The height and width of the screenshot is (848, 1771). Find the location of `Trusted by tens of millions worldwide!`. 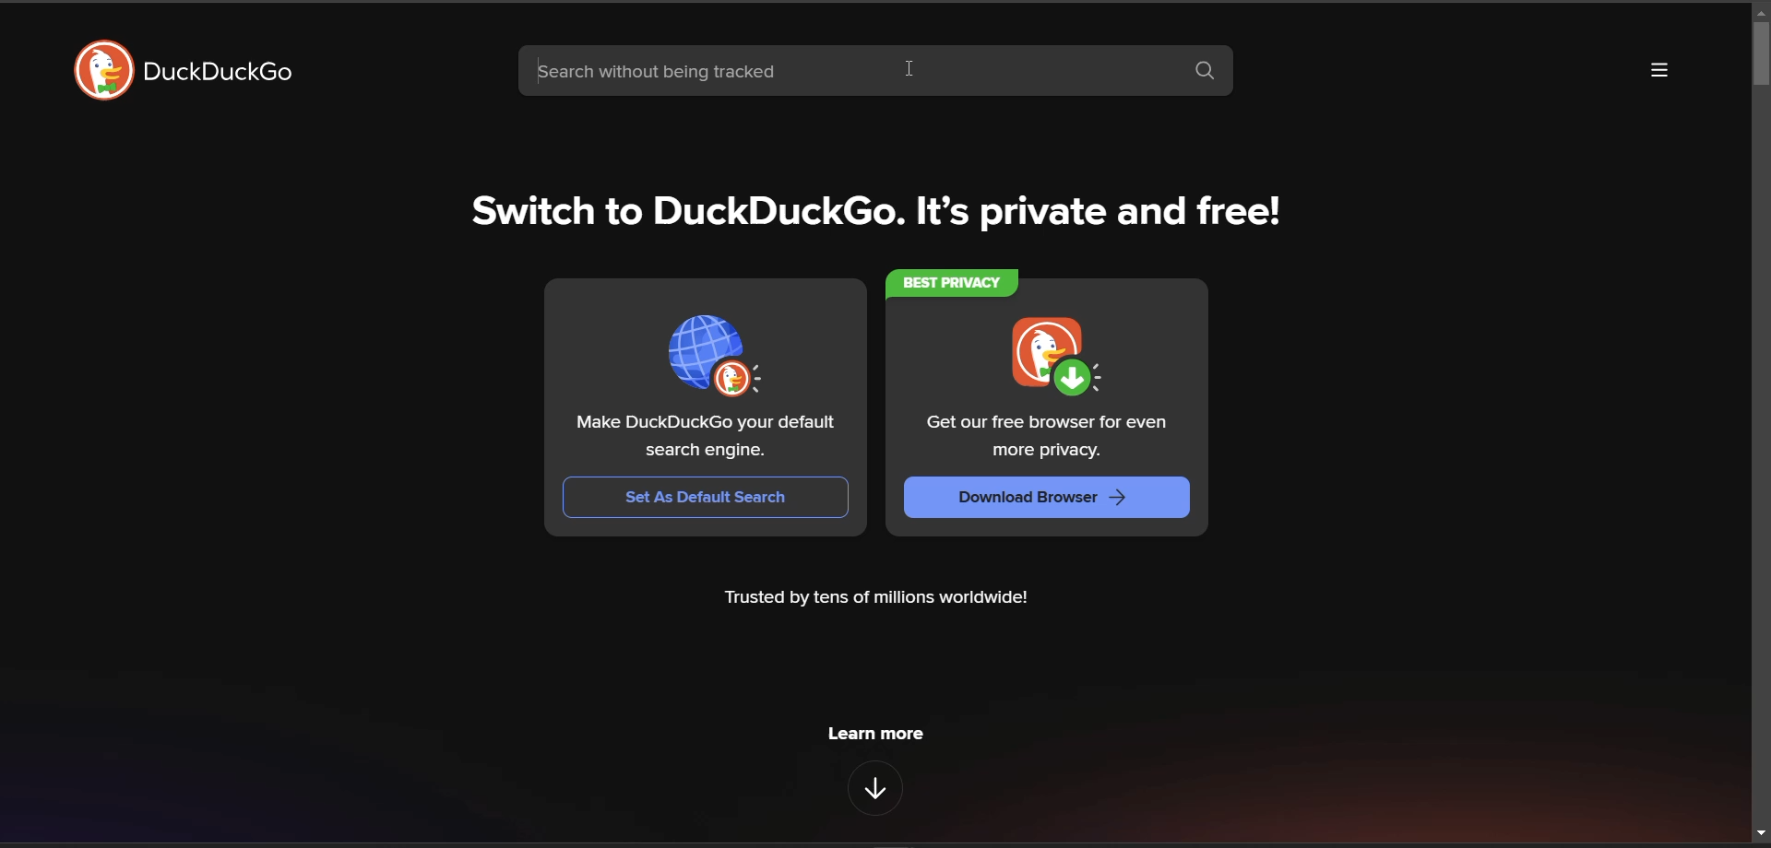

Trusted by tens of millions worldwide! is located at coordinates (878, 599).